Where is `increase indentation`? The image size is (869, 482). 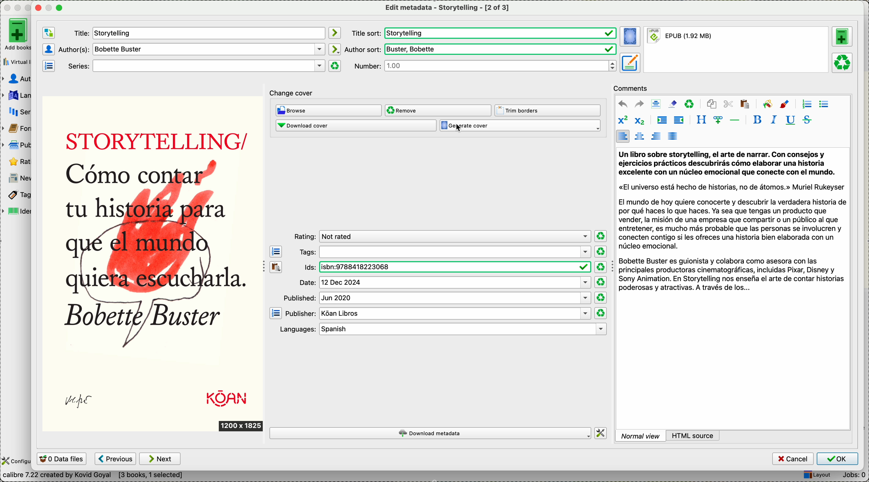 increase indentation is located at coordinates (661, 120).